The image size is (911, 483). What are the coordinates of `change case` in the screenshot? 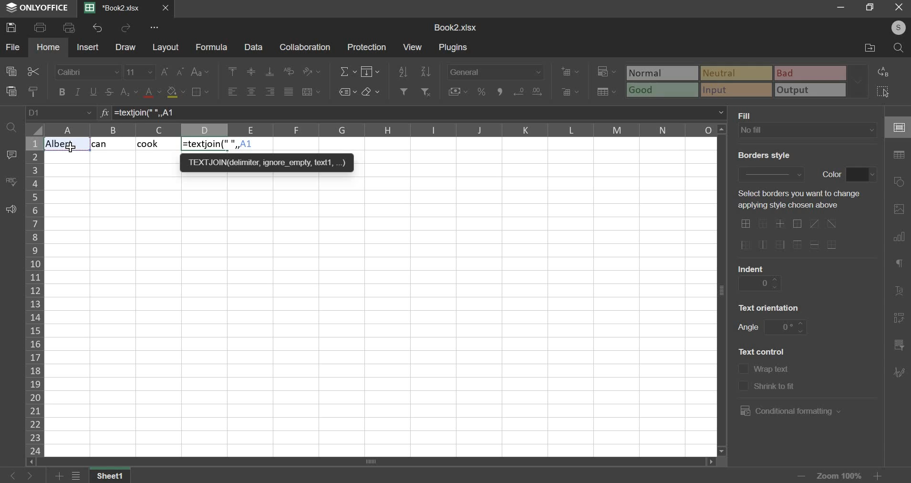 It's located at (199, 72).